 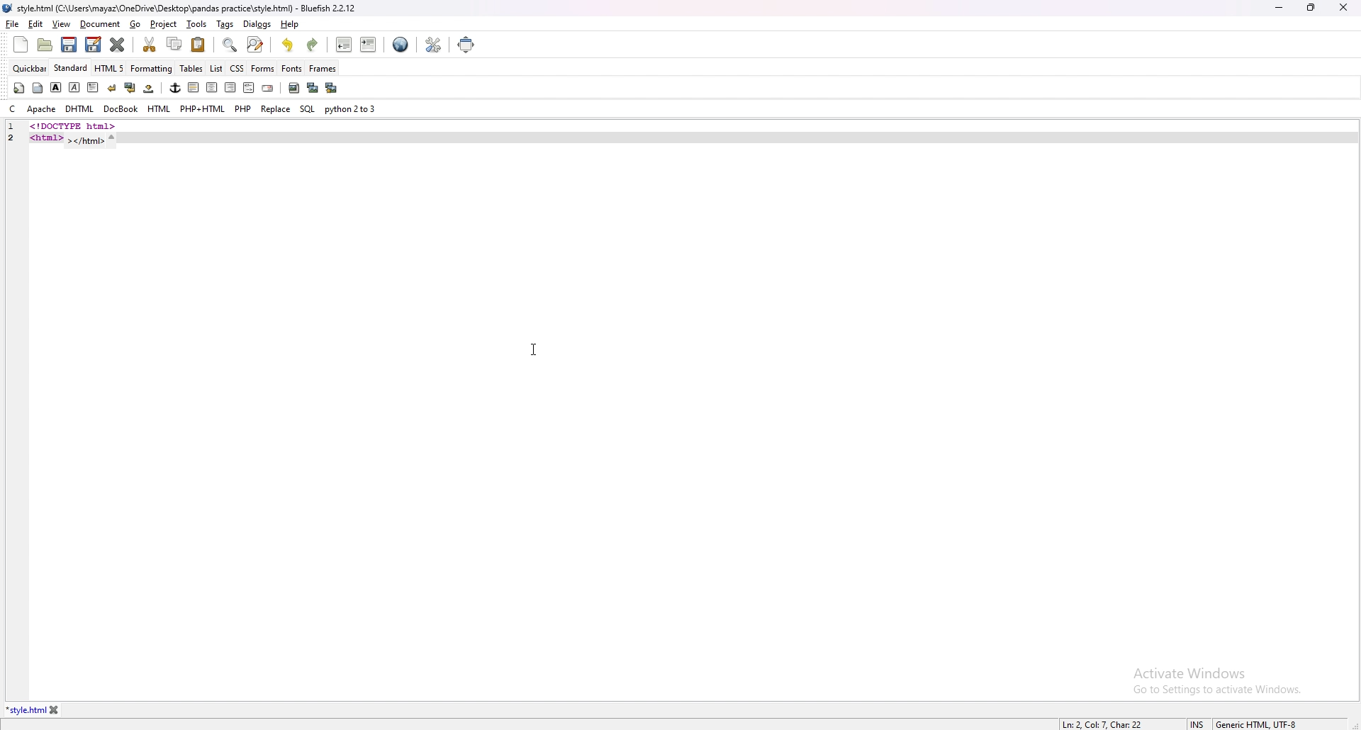 What do you see at coordinates (192, 69) in the screenshot?
I see `tables` at bounding box center [192, 69].